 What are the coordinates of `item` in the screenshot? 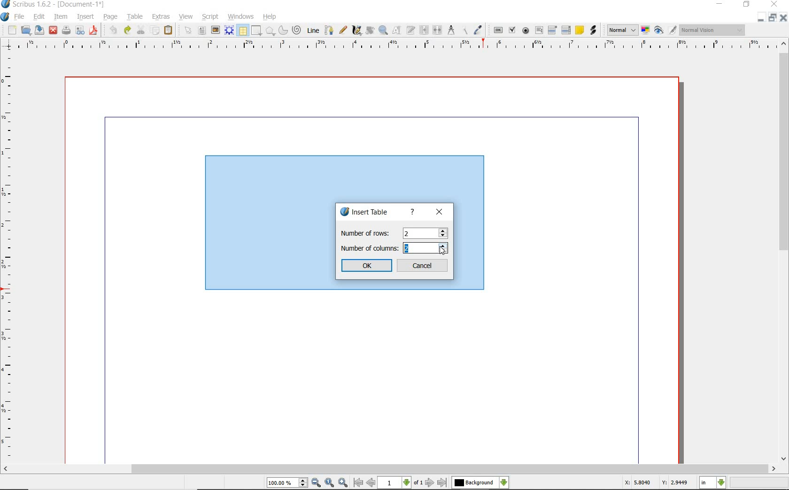 It's located at (60, 17).